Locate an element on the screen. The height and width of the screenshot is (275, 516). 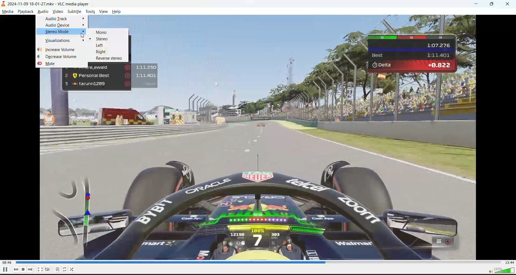
right is located at coordinates (104, 52).